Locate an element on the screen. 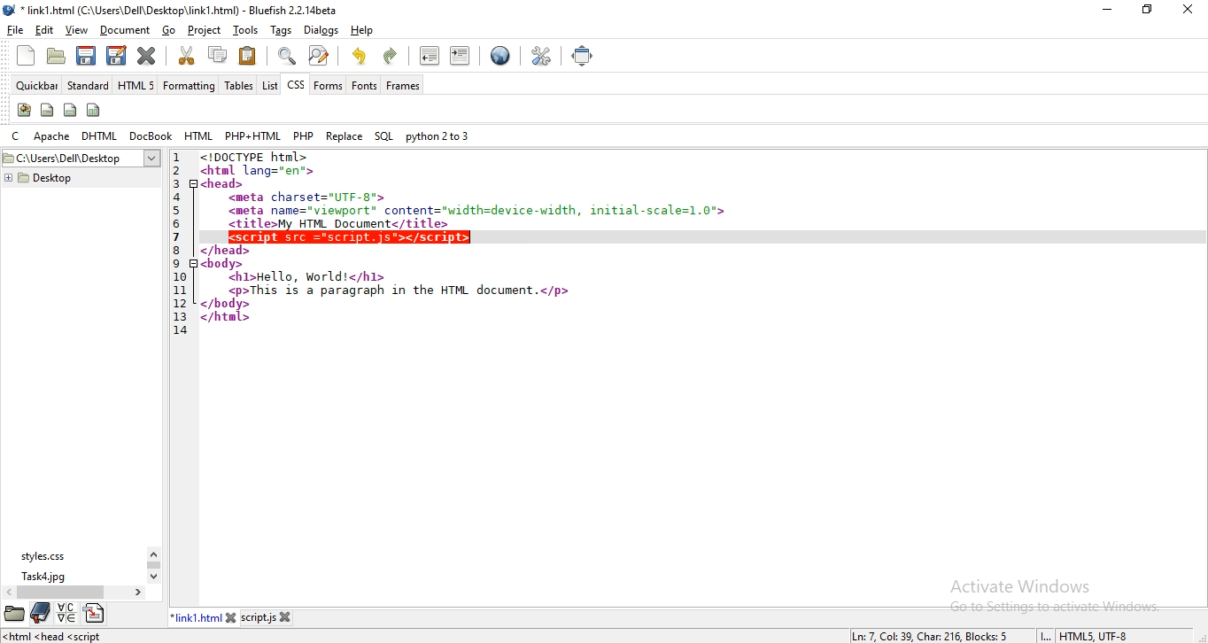  standard is located at coordinates (88, 84).